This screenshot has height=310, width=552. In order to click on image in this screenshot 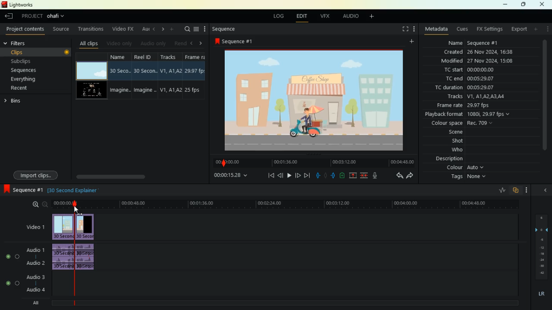, I will do `click(85, 227)`.